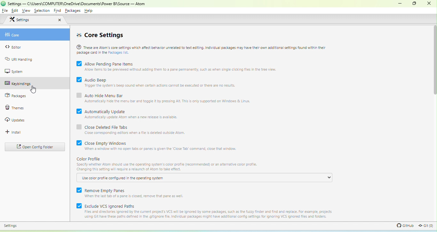  I want to click on cursor, so click(33, 90).